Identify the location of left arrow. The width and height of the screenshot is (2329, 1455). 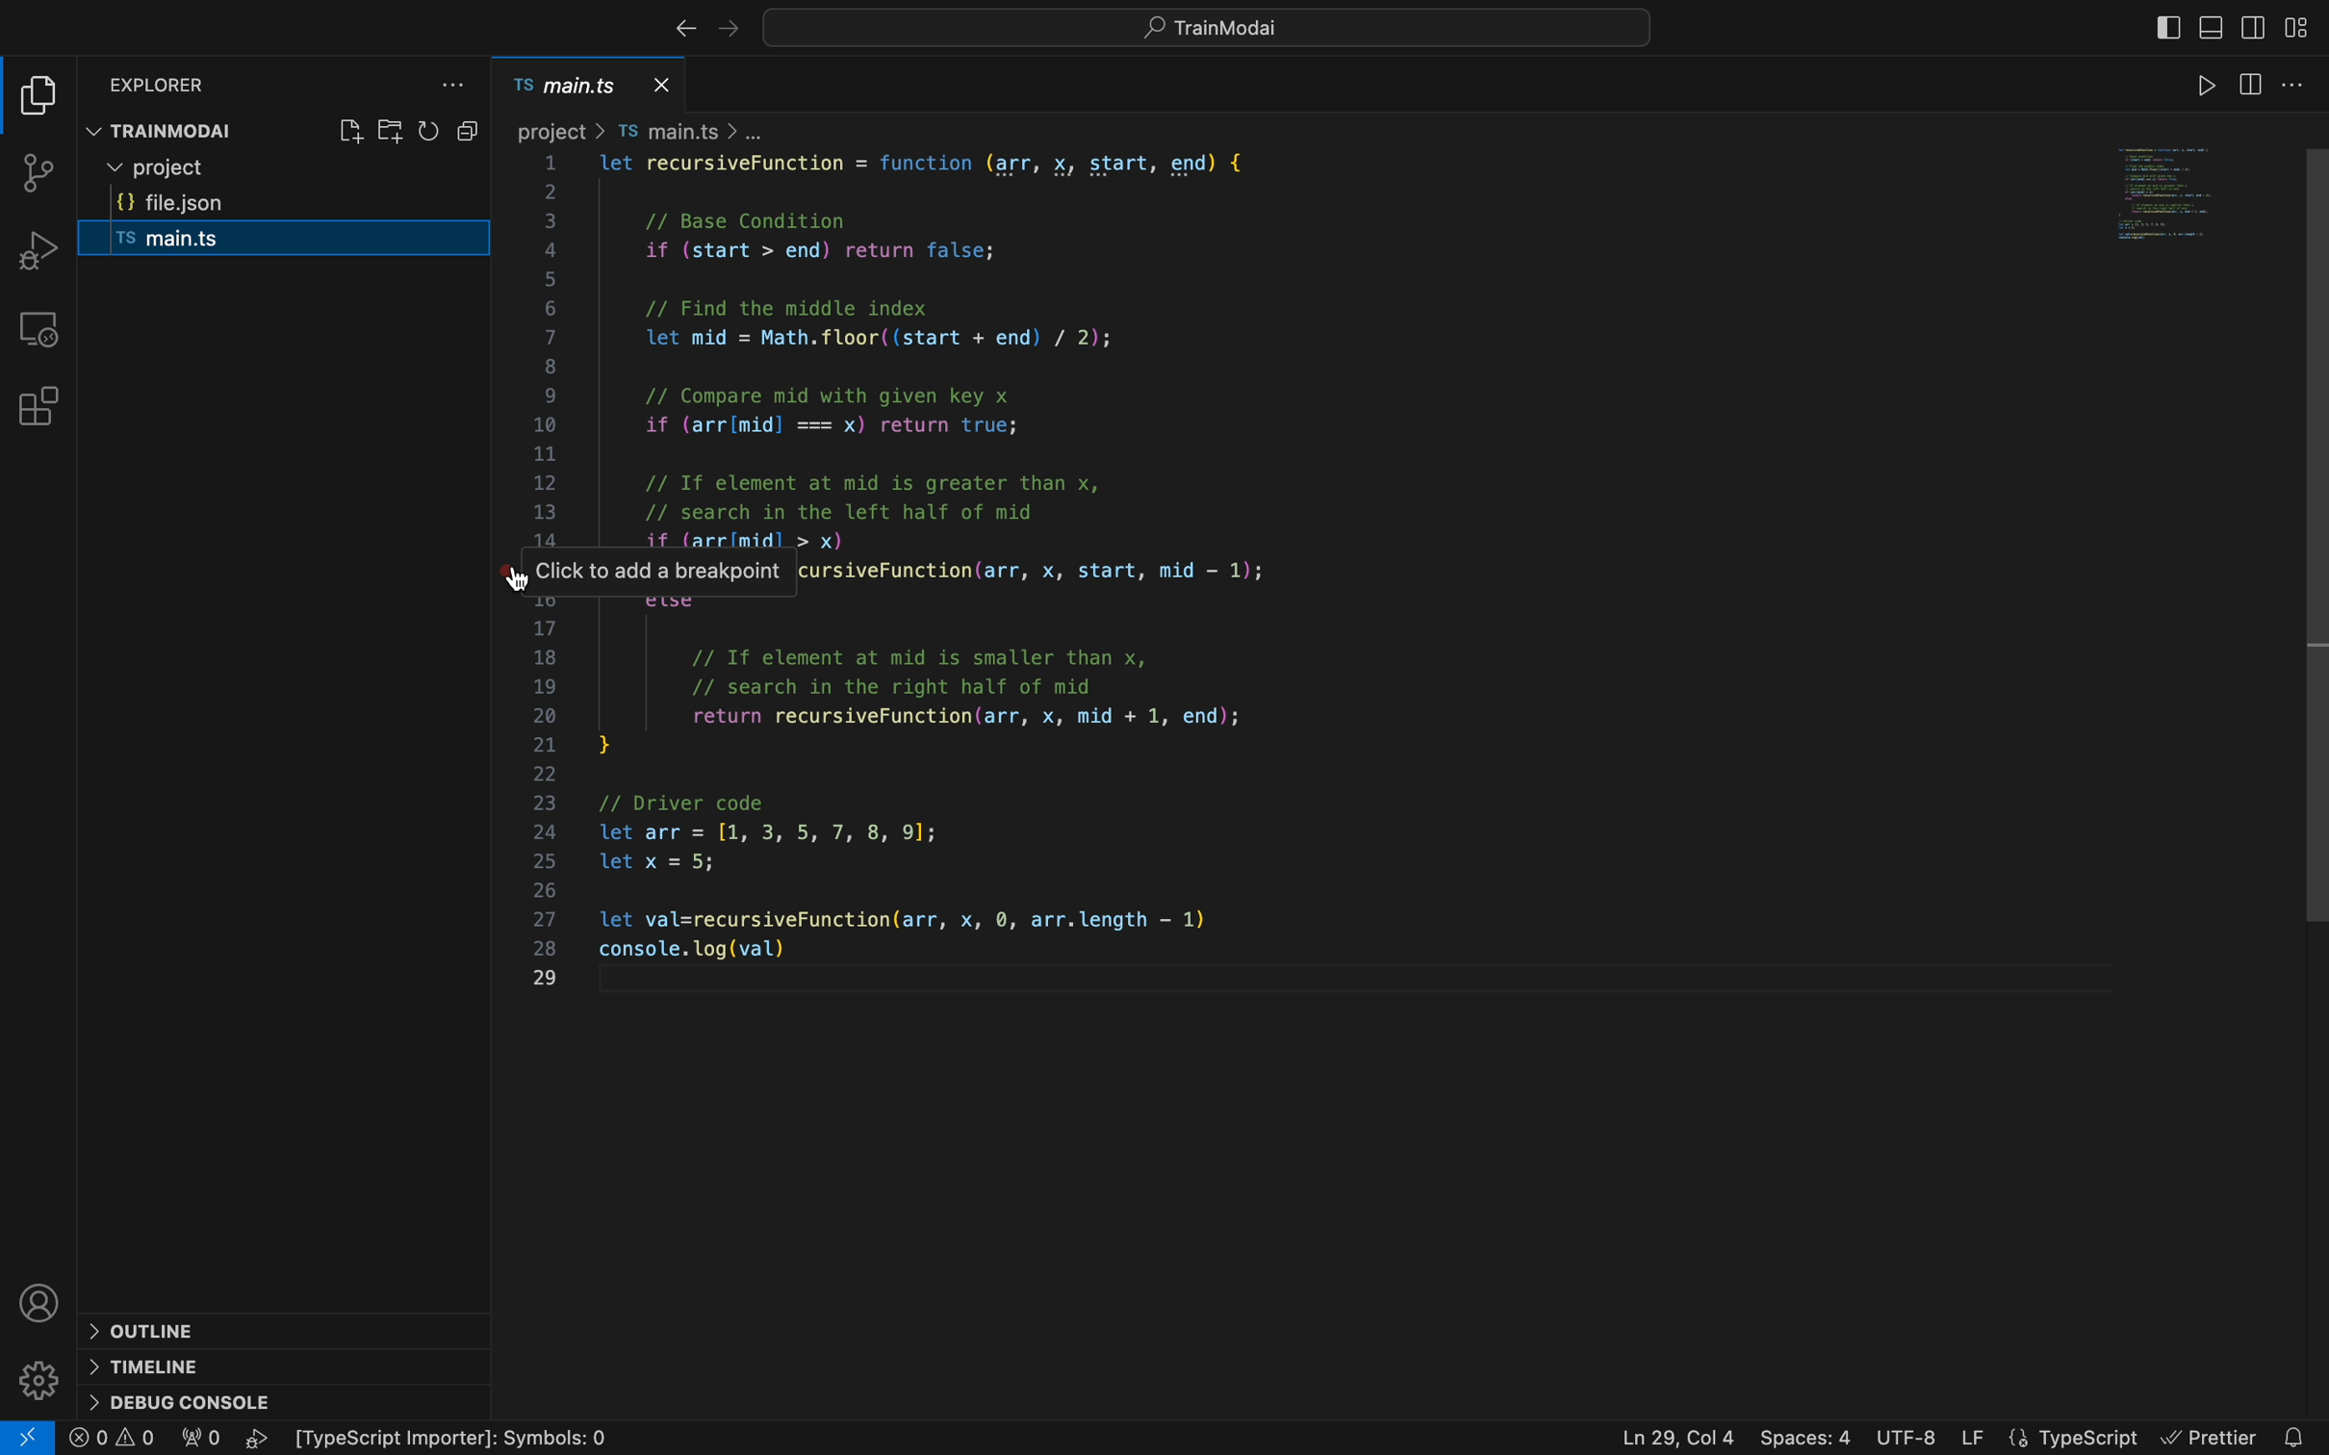
(731, 30).